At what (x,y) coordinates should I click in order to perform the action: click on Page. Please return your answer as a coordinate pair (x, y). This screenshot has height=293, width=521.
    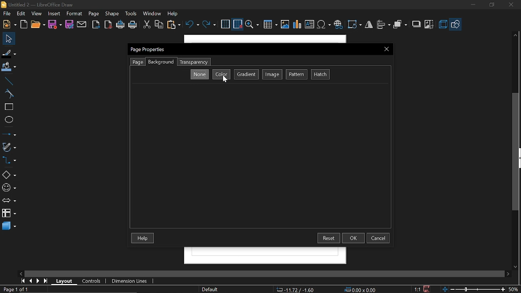
    Looking at the image, I should click on (94, 14).